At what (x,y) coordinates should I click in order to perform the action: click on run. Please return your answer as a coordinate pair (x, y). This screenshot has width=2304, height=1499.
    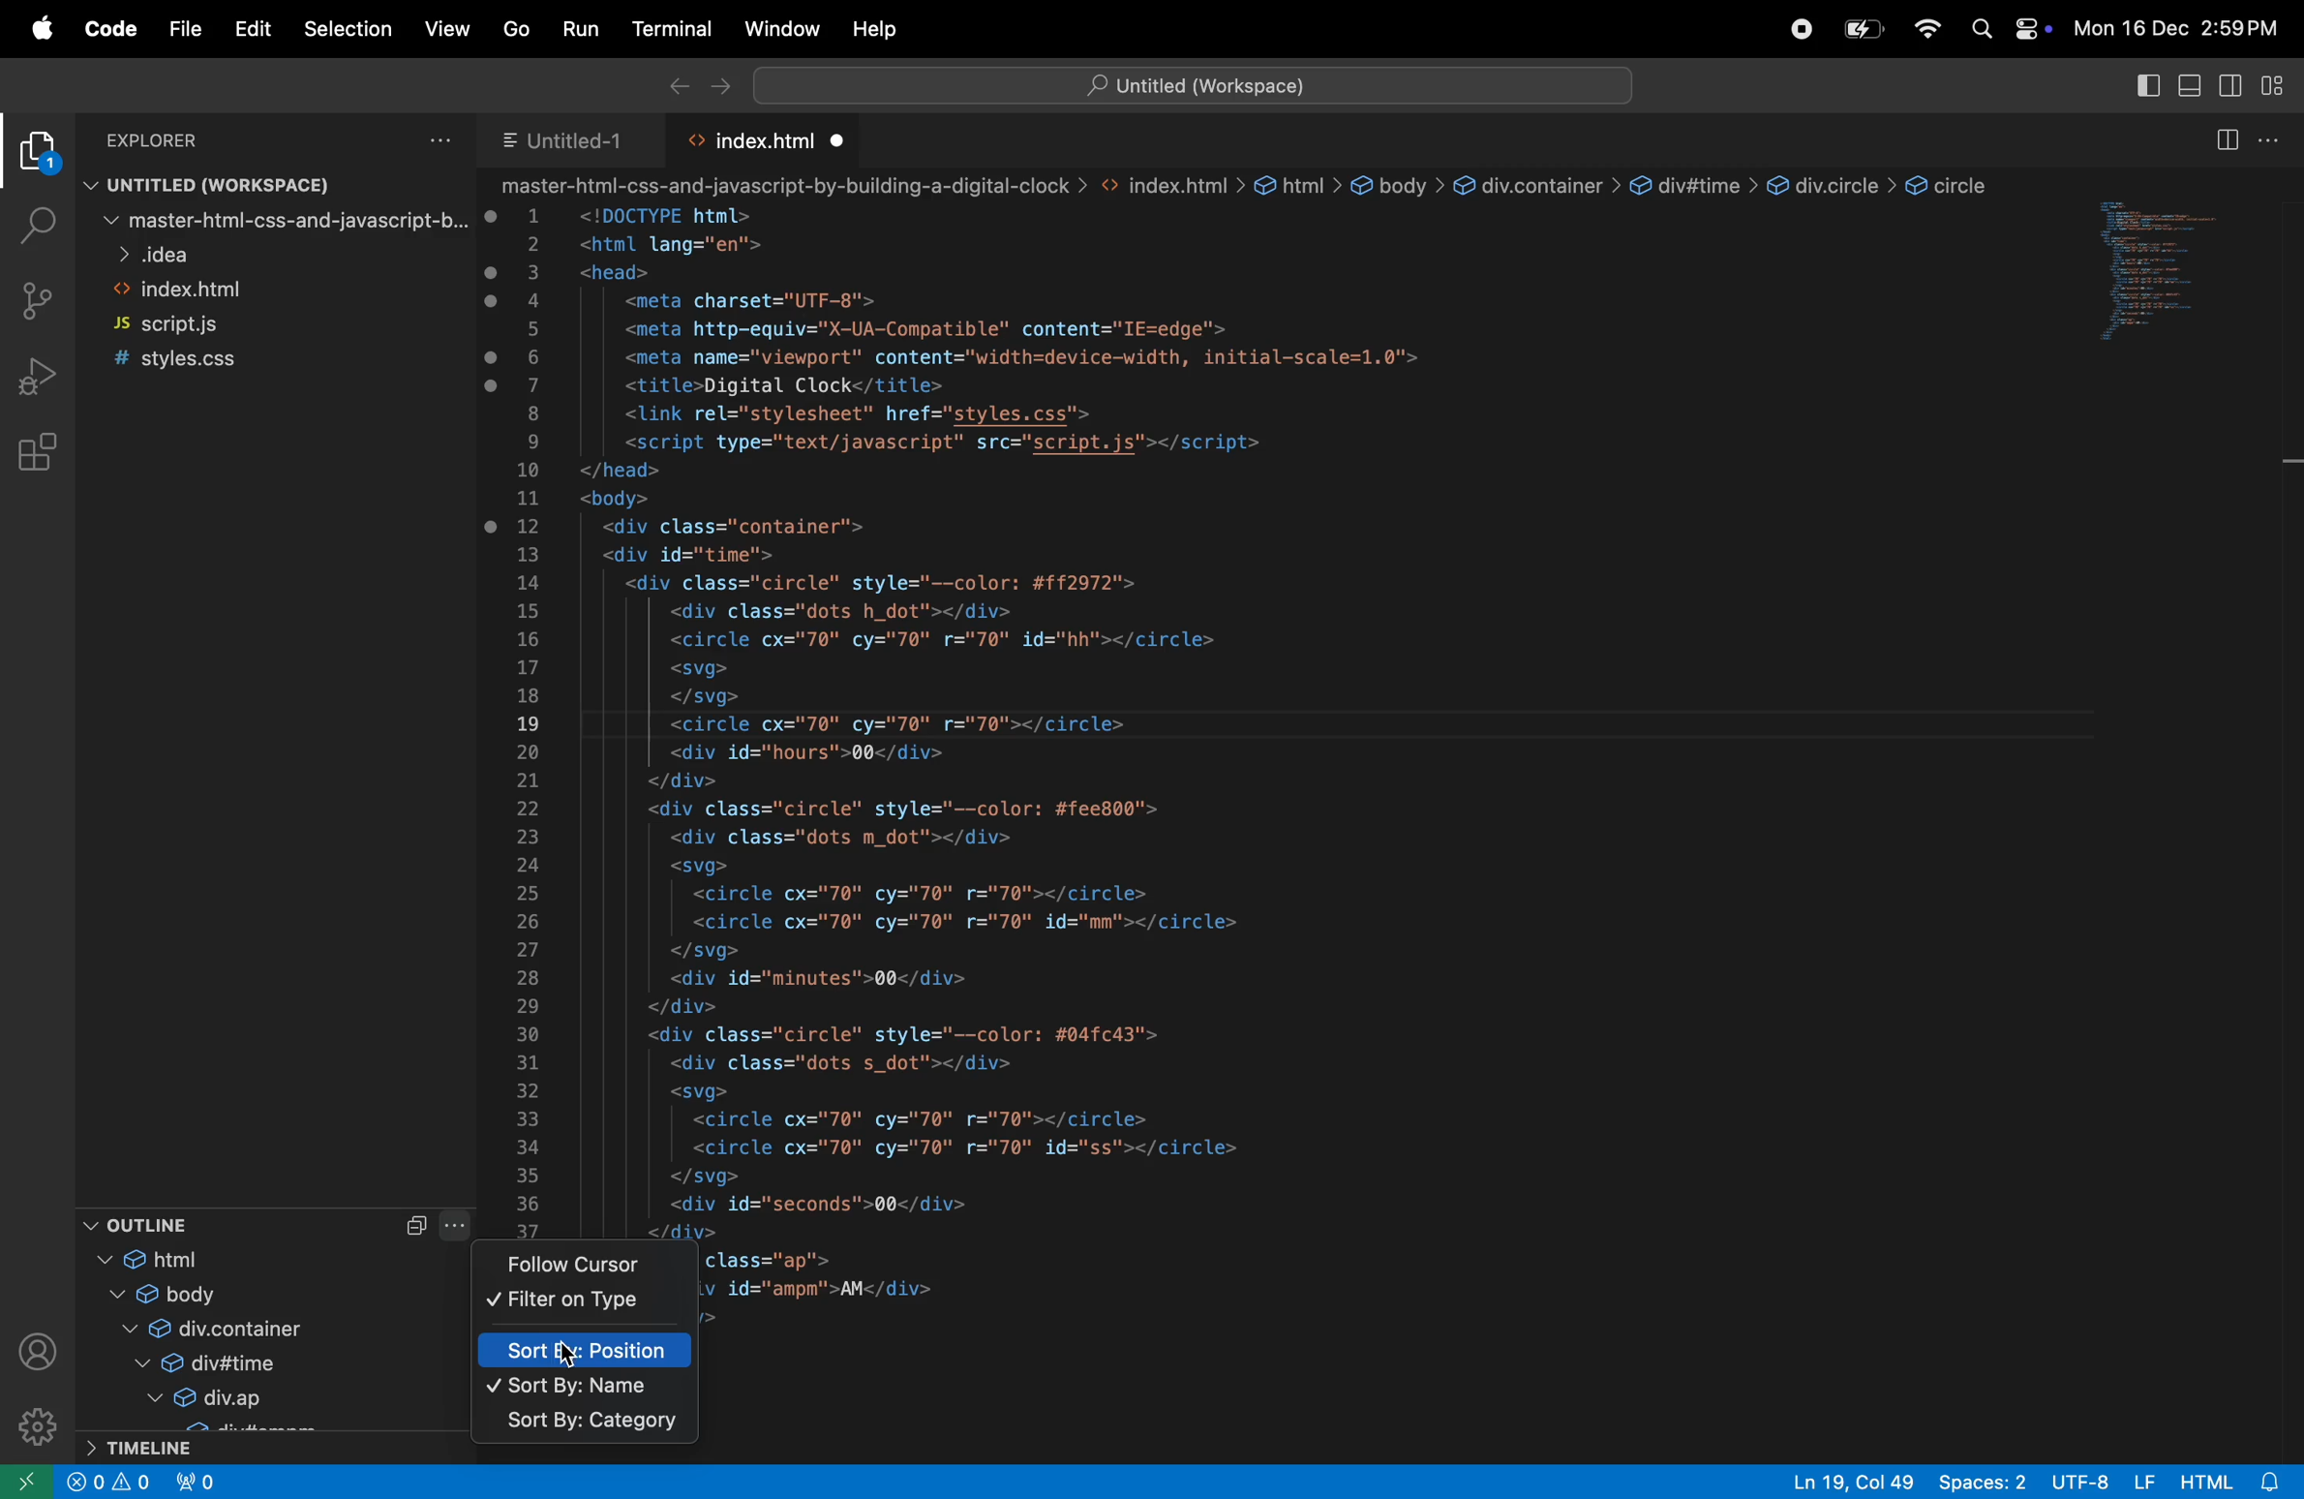
    Looking at the image, I should click on (574, 27).